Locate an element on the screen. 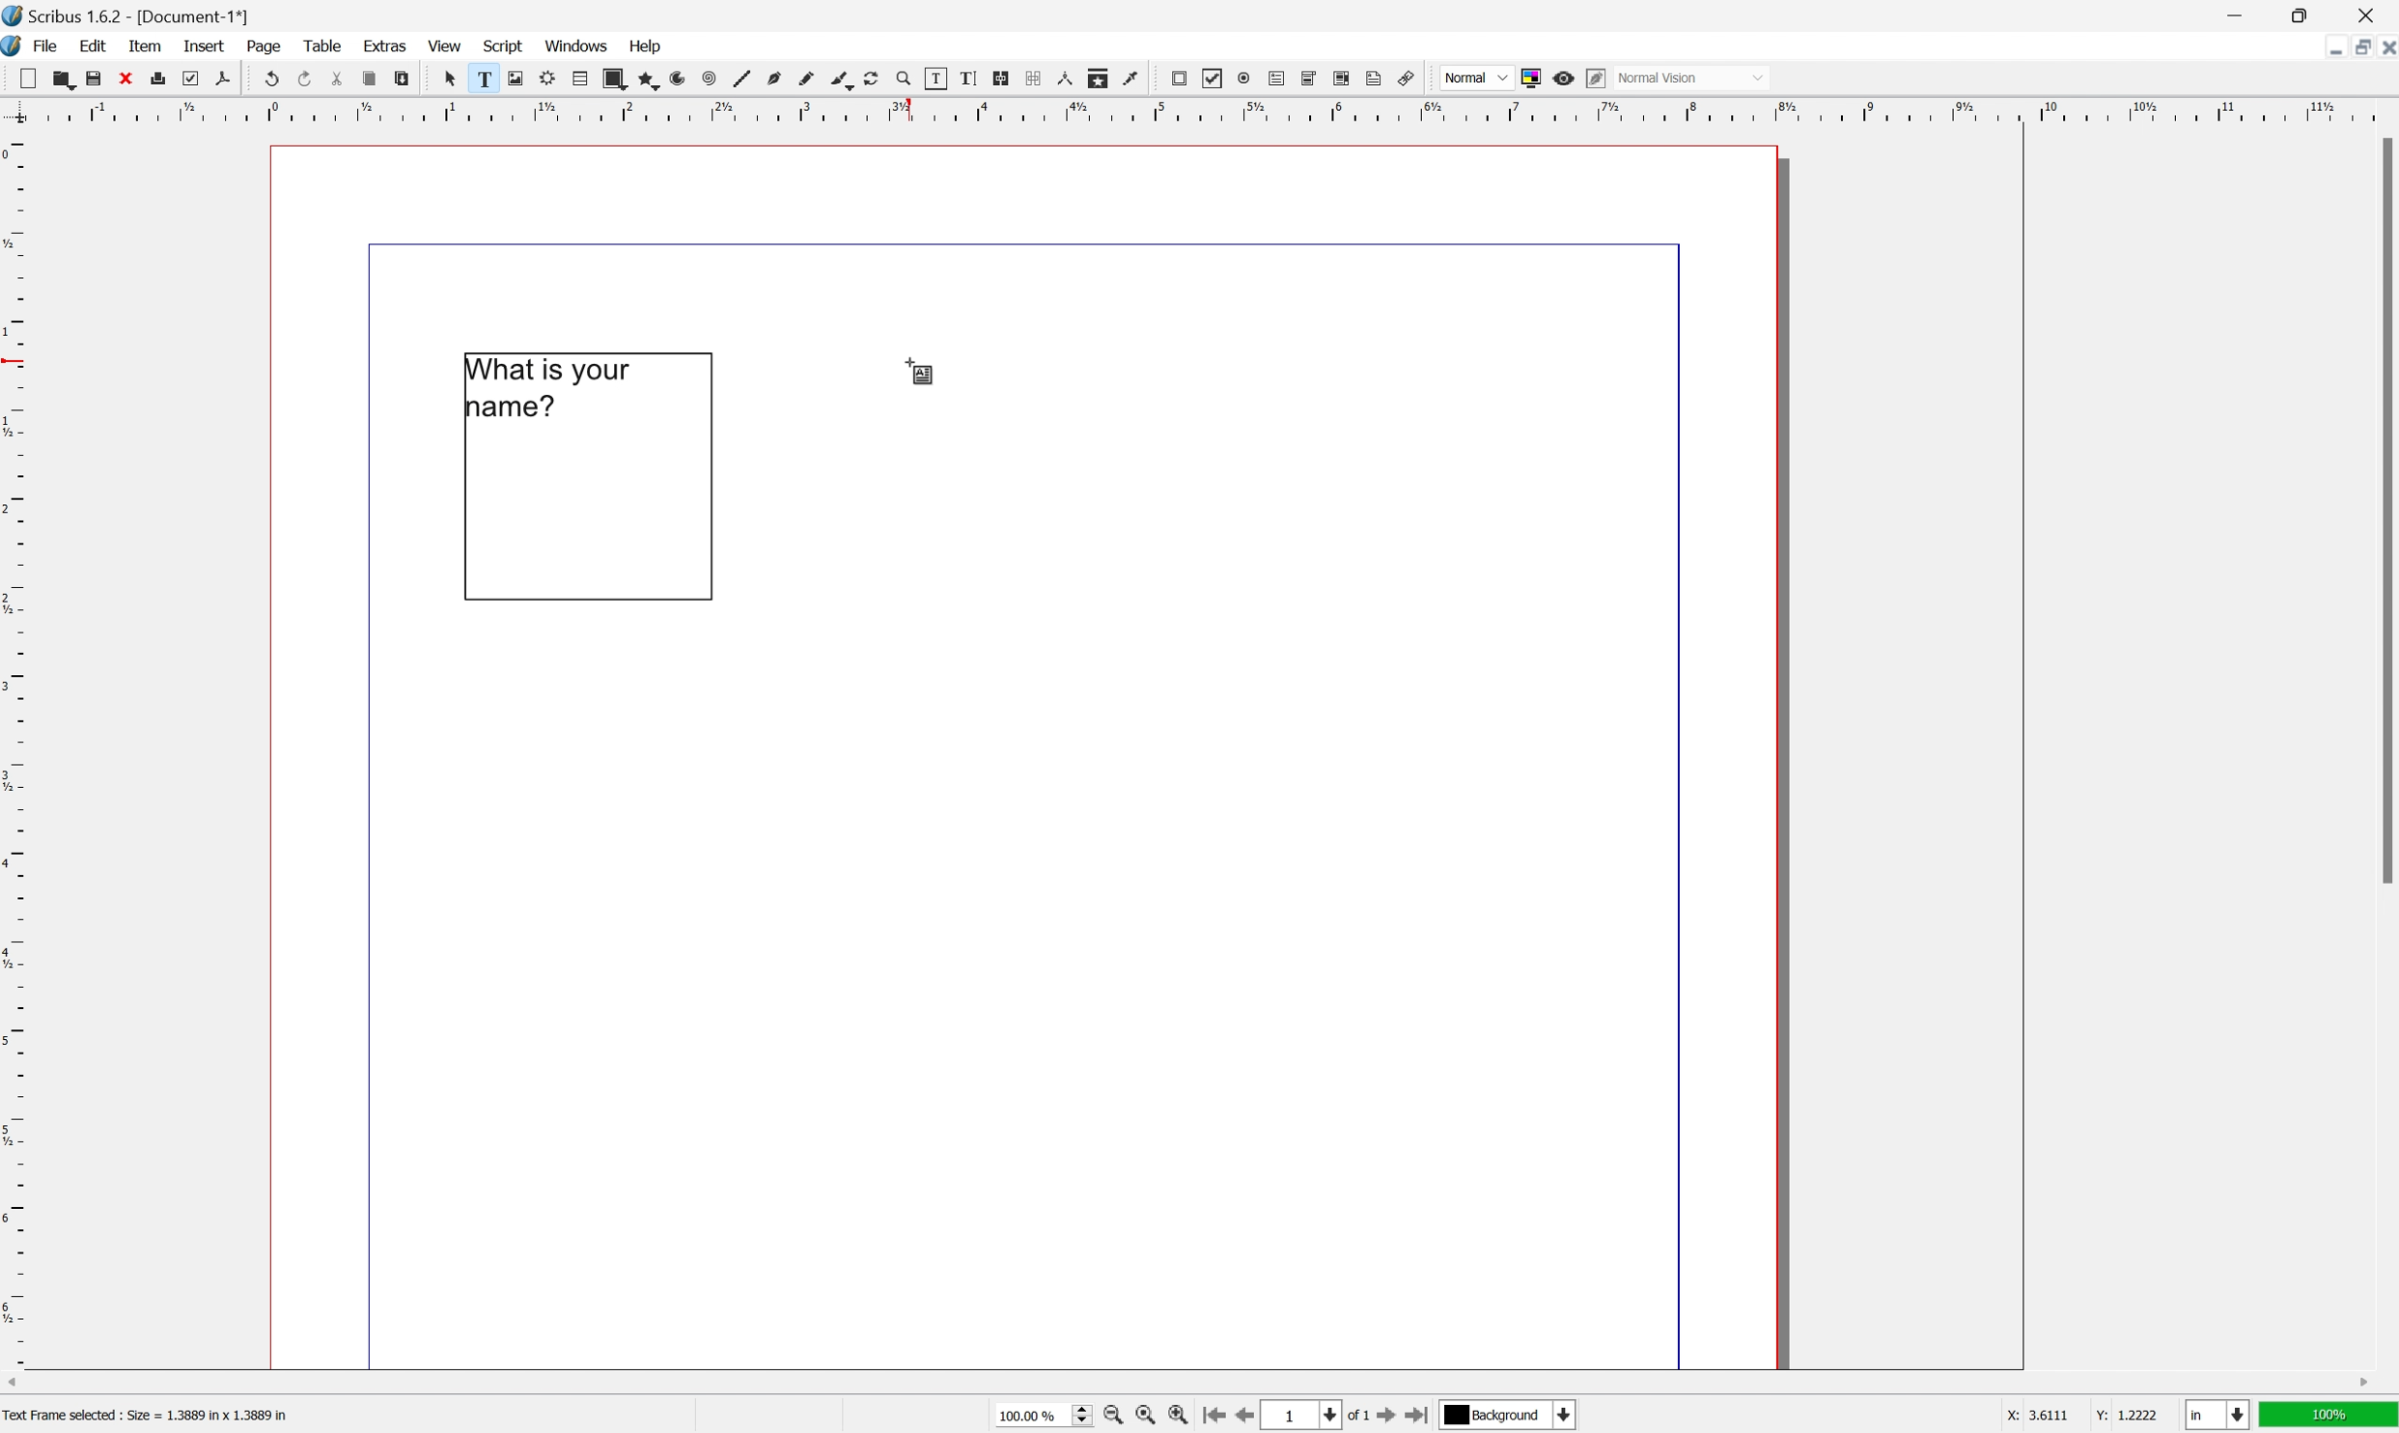  minimize is located at coordinates (2234, 14).